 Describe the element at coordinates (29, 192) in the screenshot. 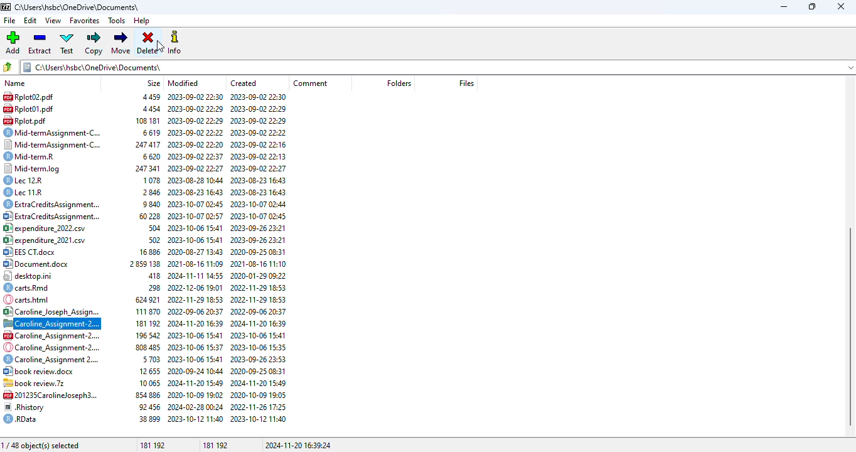

I see ` Lec 11.R` at that location.